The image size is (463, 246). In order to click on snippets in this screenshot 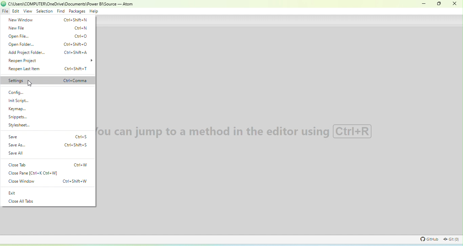, I will do `click(18, 117)`.